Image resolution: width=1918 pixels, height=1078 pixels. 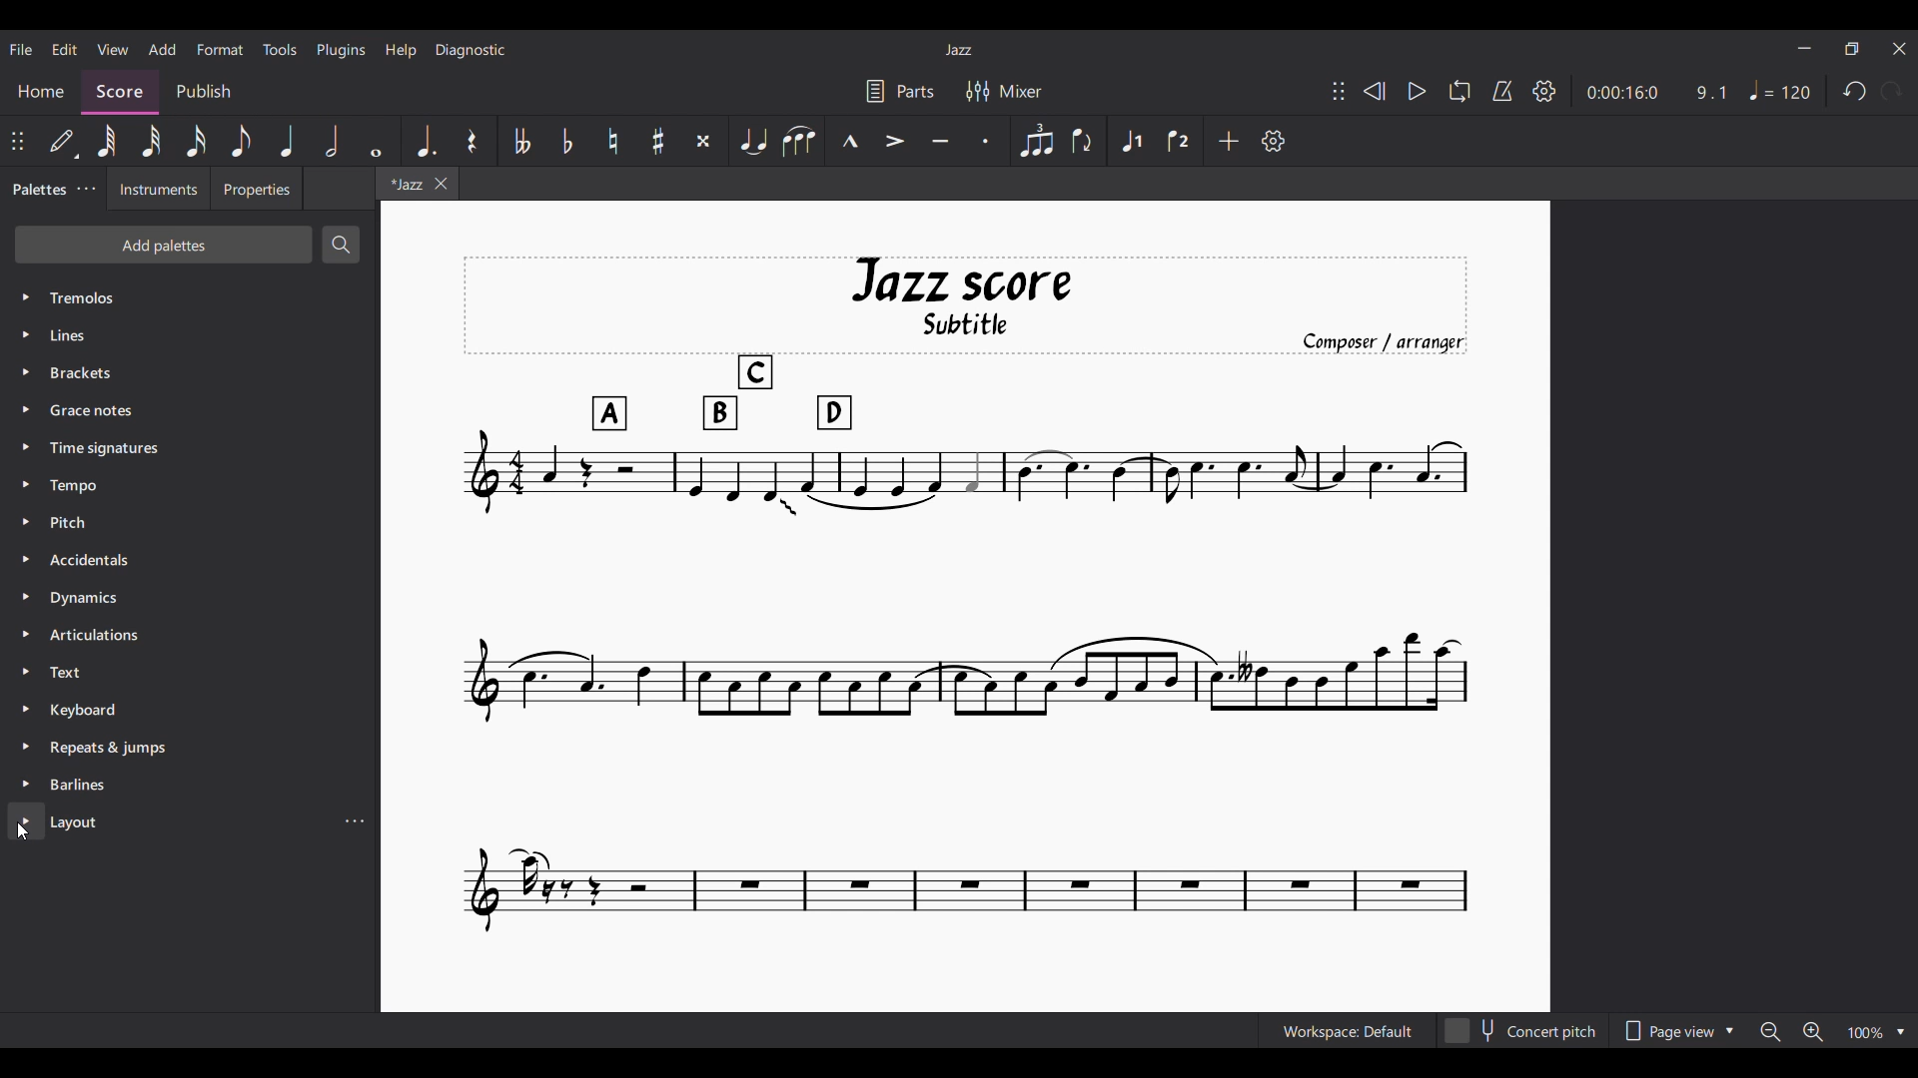 I want to click on Text, so click(x=190, y=672).